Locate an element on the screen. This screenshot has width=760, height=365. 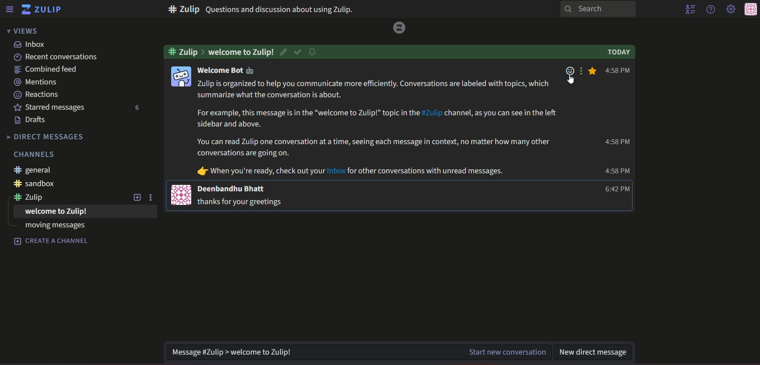
Direct messages is located at coordinates (44, 138).